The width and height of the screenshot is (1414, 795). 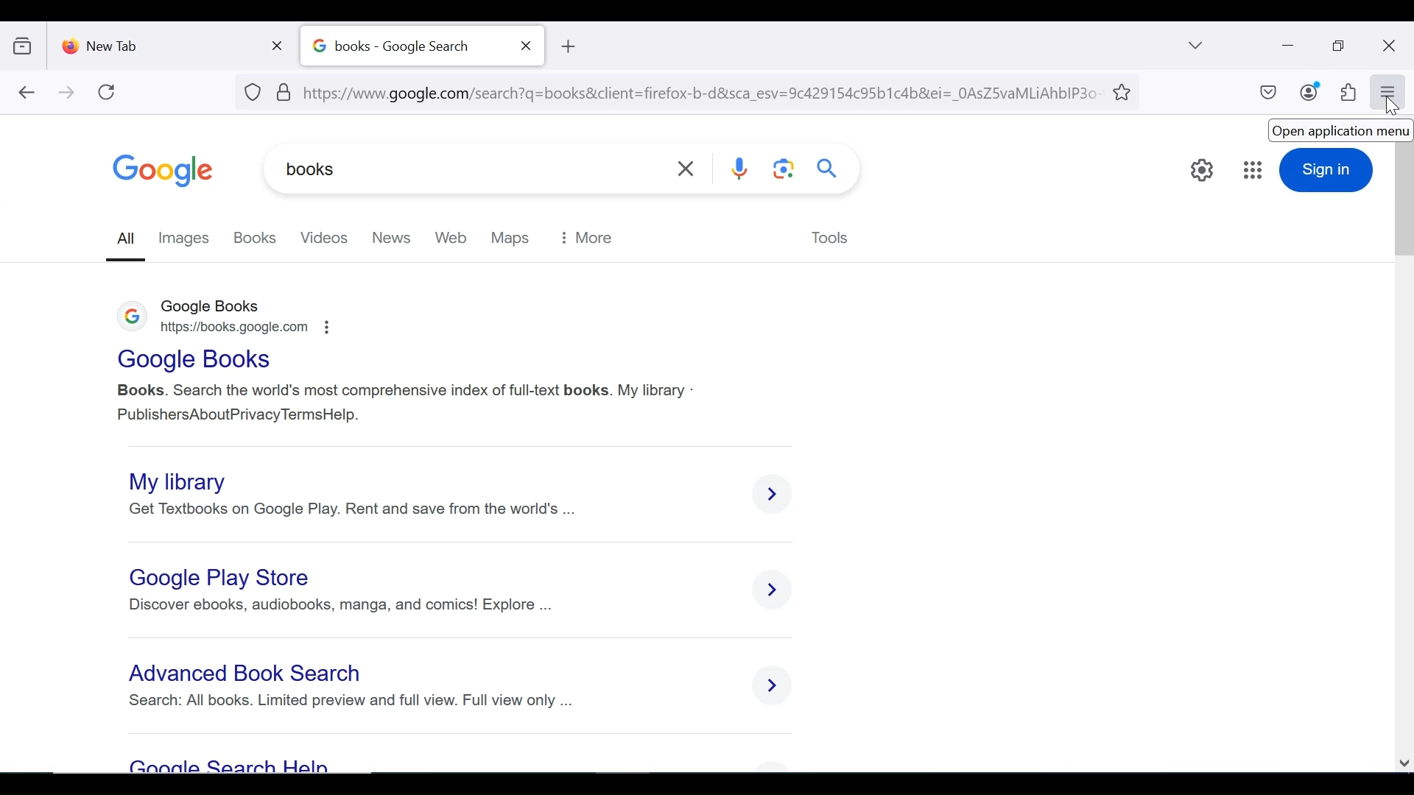 I want to click on bookmark this tab, so click(x=1125, y=91).